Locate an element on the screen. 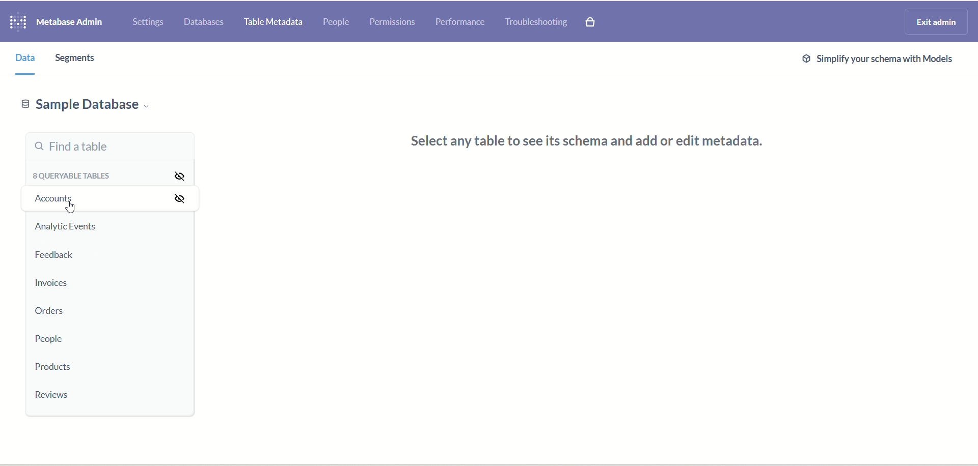 The image size is (978, 466). simplify your schema with models is located at coordinates (888, 61).